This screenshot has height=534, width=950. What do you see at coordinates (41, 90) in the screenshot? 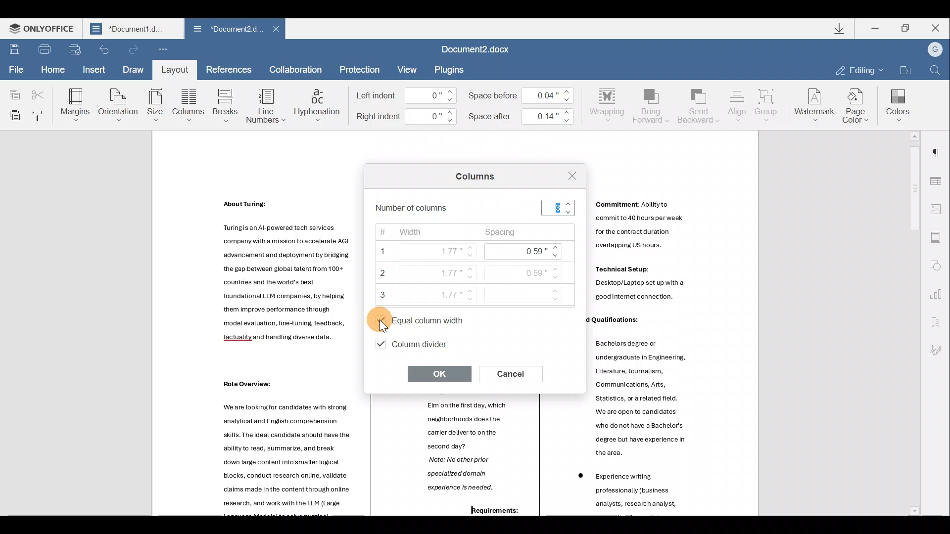
I see `Cut` at bounding box center [41, 90].